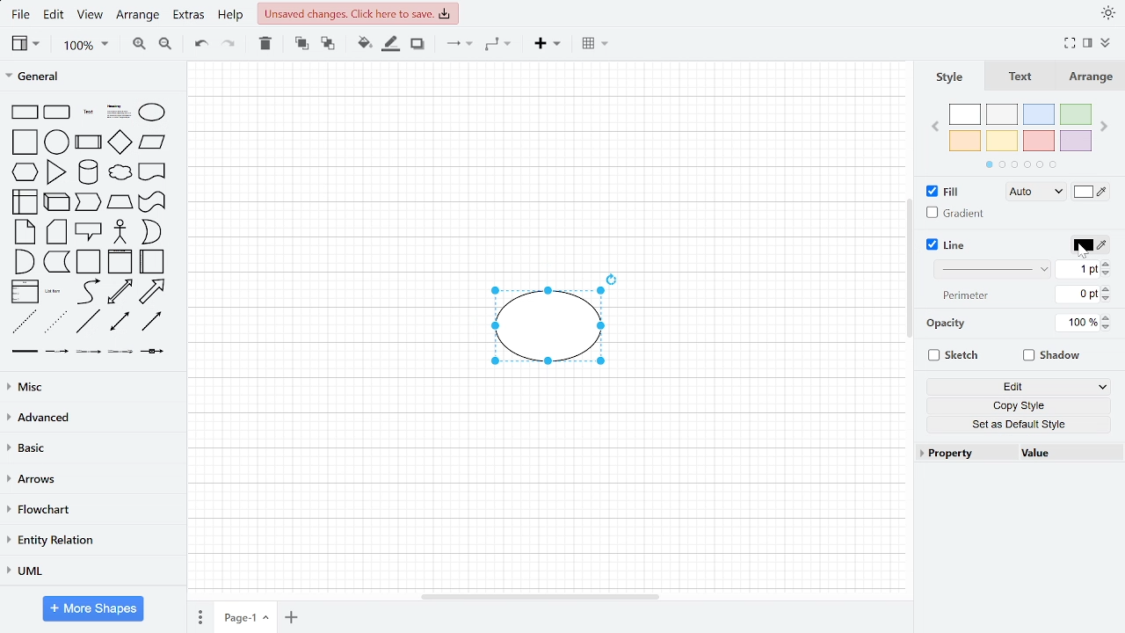 This screenshot has width=1125, height=633. What do you see at coordinates (592, 44) in the screenshot?
I see `Table` at bounding box center [592, 44].